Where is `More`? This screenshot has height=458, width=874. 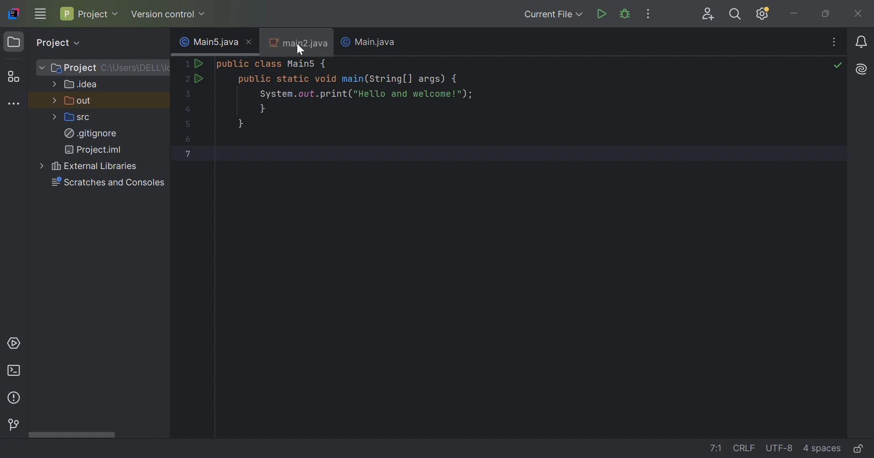 More is located at coordinates (55, 118).